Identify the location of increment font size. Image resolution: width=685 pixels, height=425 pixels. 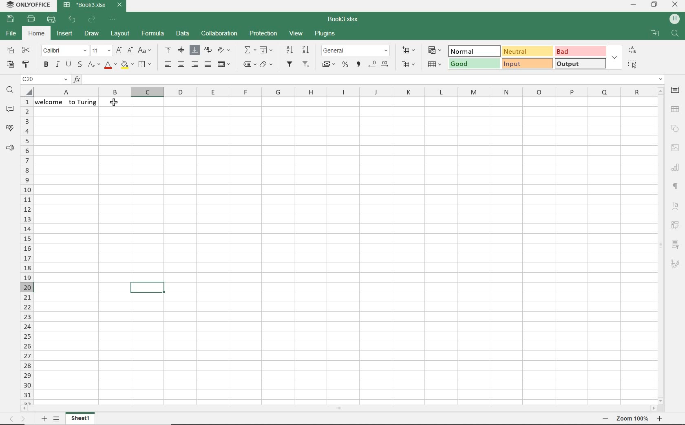
(119, 51).